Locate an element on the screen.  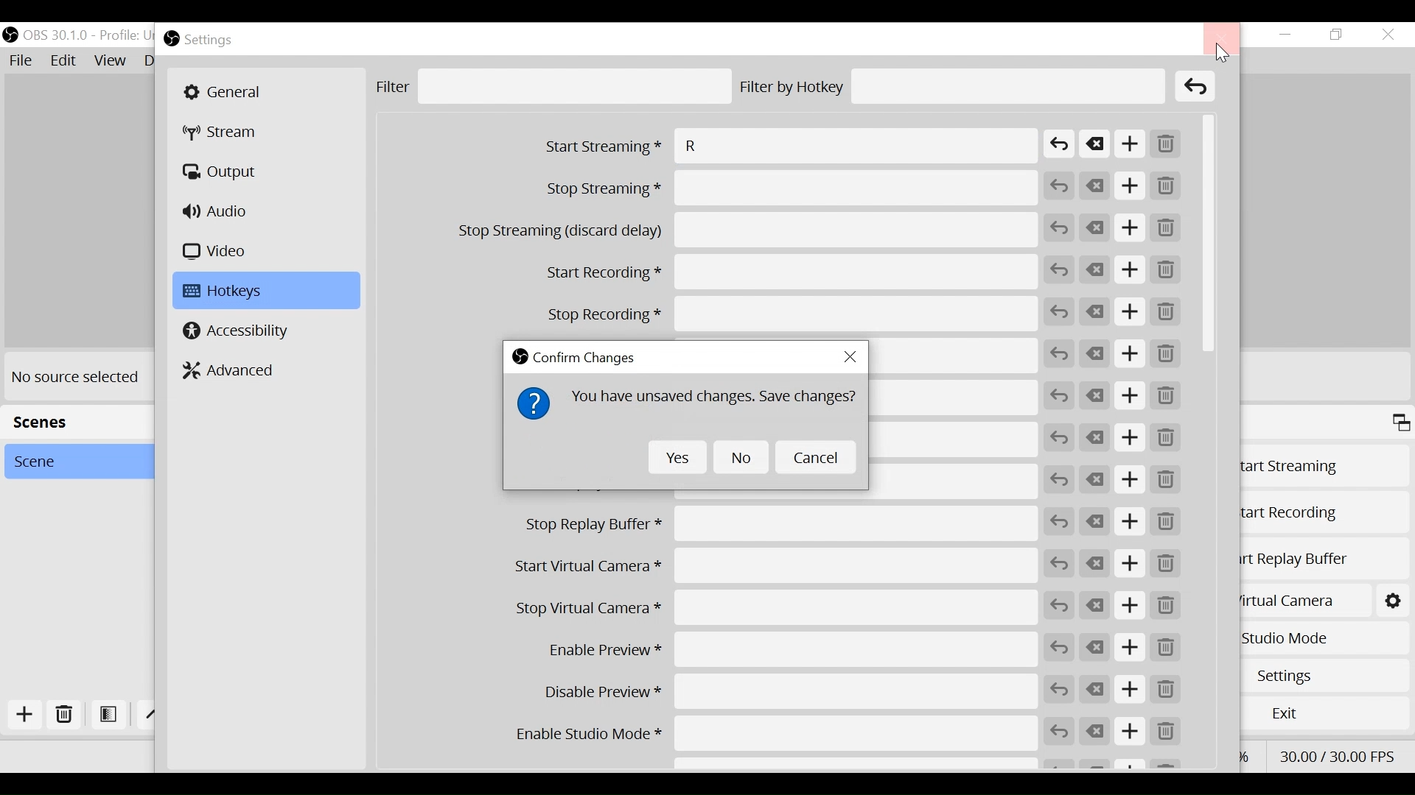
Stop Streaming (discard delay) is located at coordinates (749, 230).